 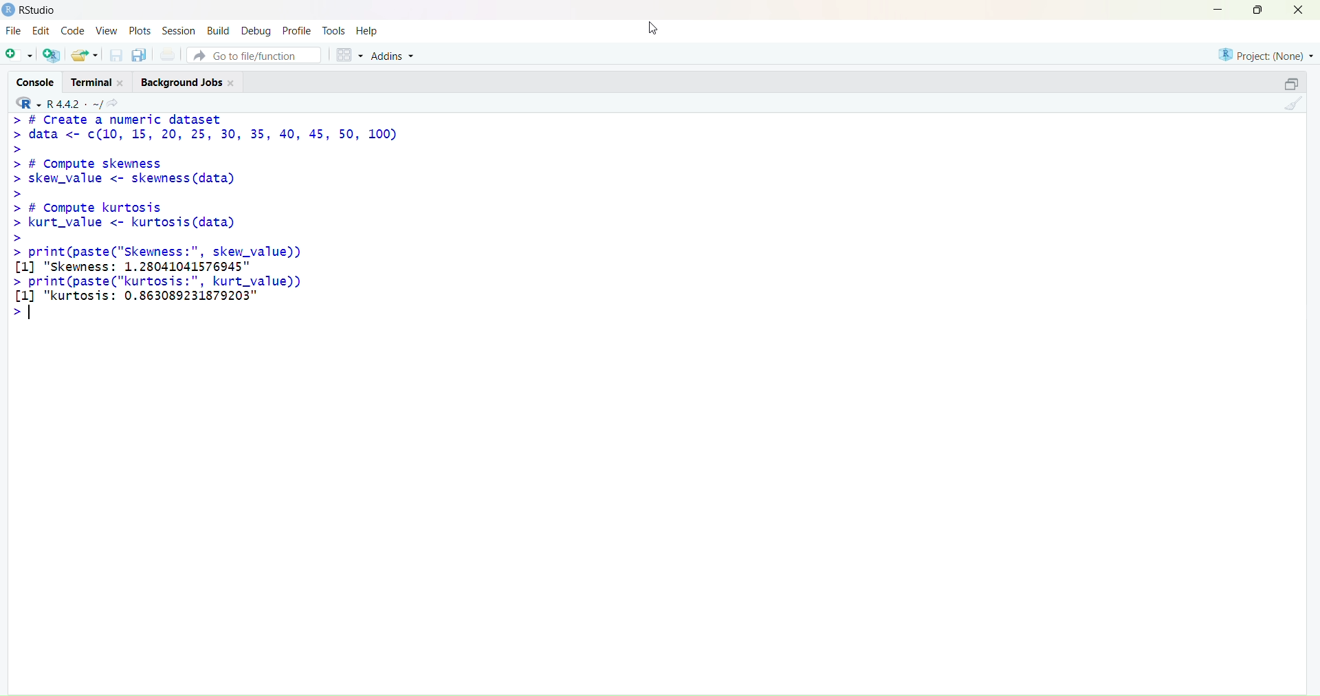 I want to click on Session, so click(x=179, y=30).